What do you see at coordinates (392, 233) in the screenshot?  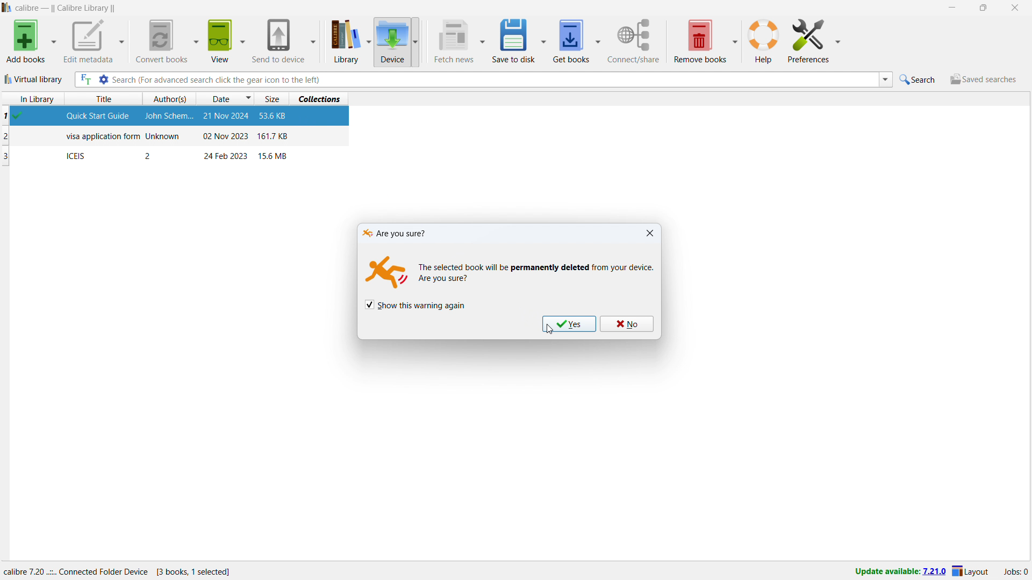 I see `popup message` at bounding box center [392, 233].